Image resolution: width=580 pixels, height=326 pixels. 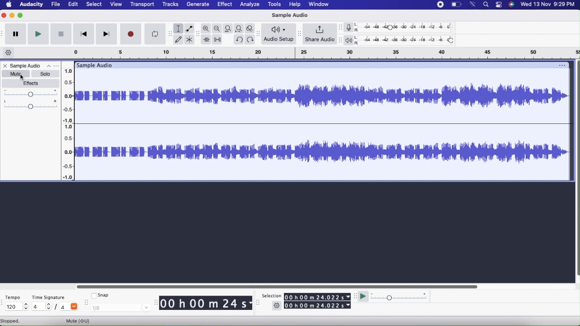 I want to click on View, so click(x=117, y=4).